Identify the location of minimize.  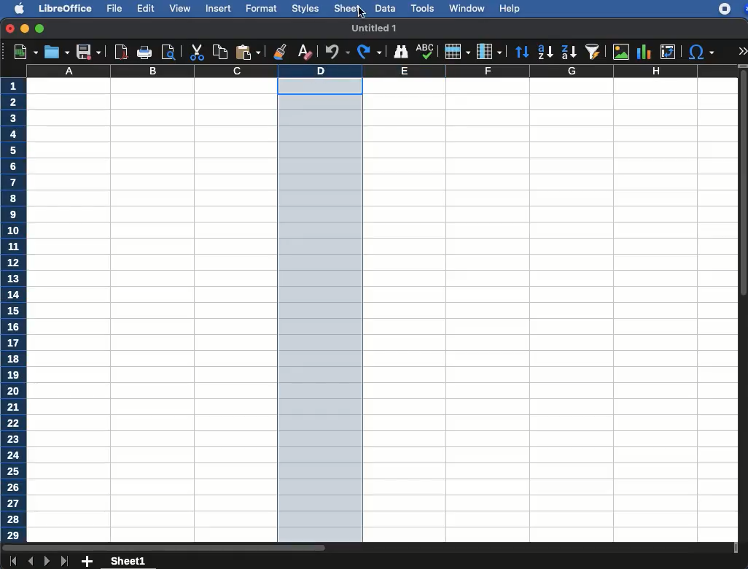
(26, 28).